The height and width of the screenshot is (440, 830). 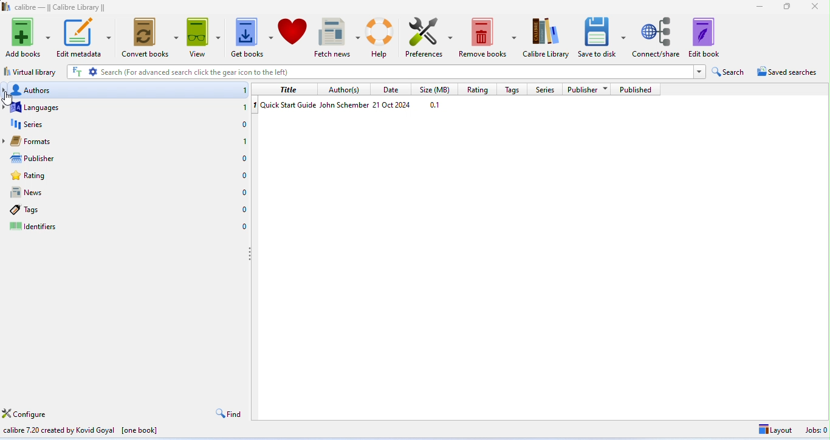 I want to click on author, so click(x=345, y=105).